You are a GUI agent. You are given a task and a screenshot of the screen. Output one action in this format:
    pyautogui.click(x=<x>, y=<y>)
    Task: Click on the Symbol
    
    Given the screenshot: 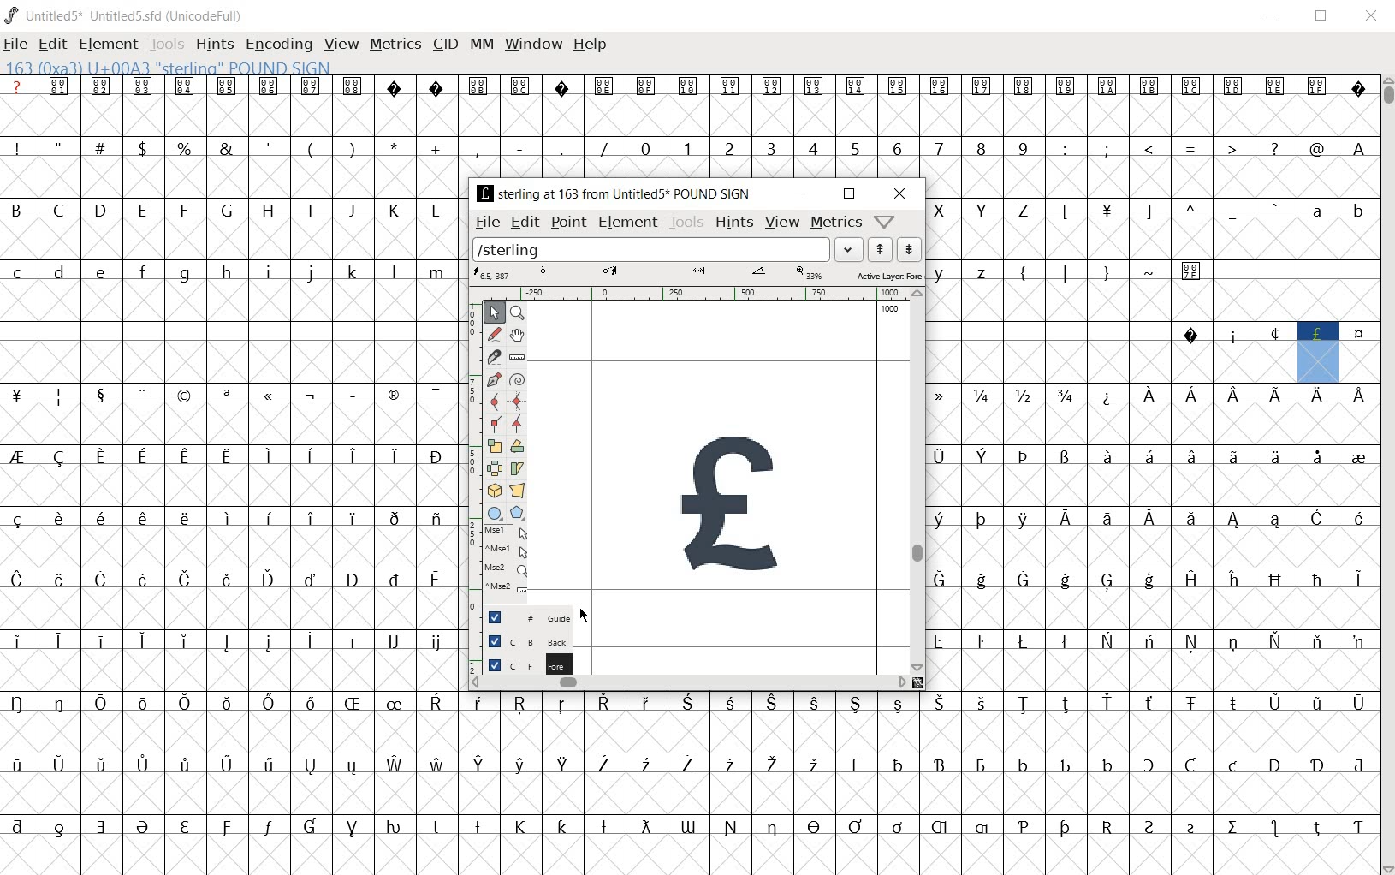 What is the action you would take?
    pyautogui.click(x=649, y=86)
    